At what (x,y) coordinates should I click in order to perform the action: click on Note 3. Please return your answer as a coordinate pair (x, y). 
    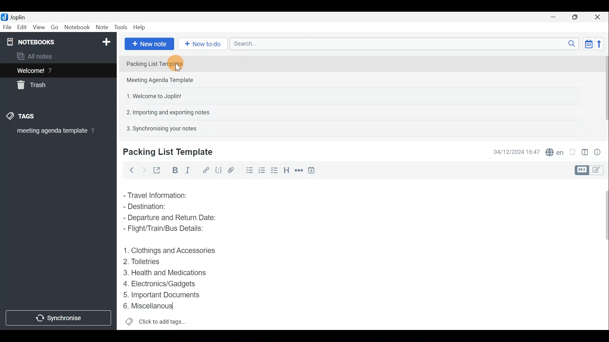
    Looking at the image, I should click on (152, 95).